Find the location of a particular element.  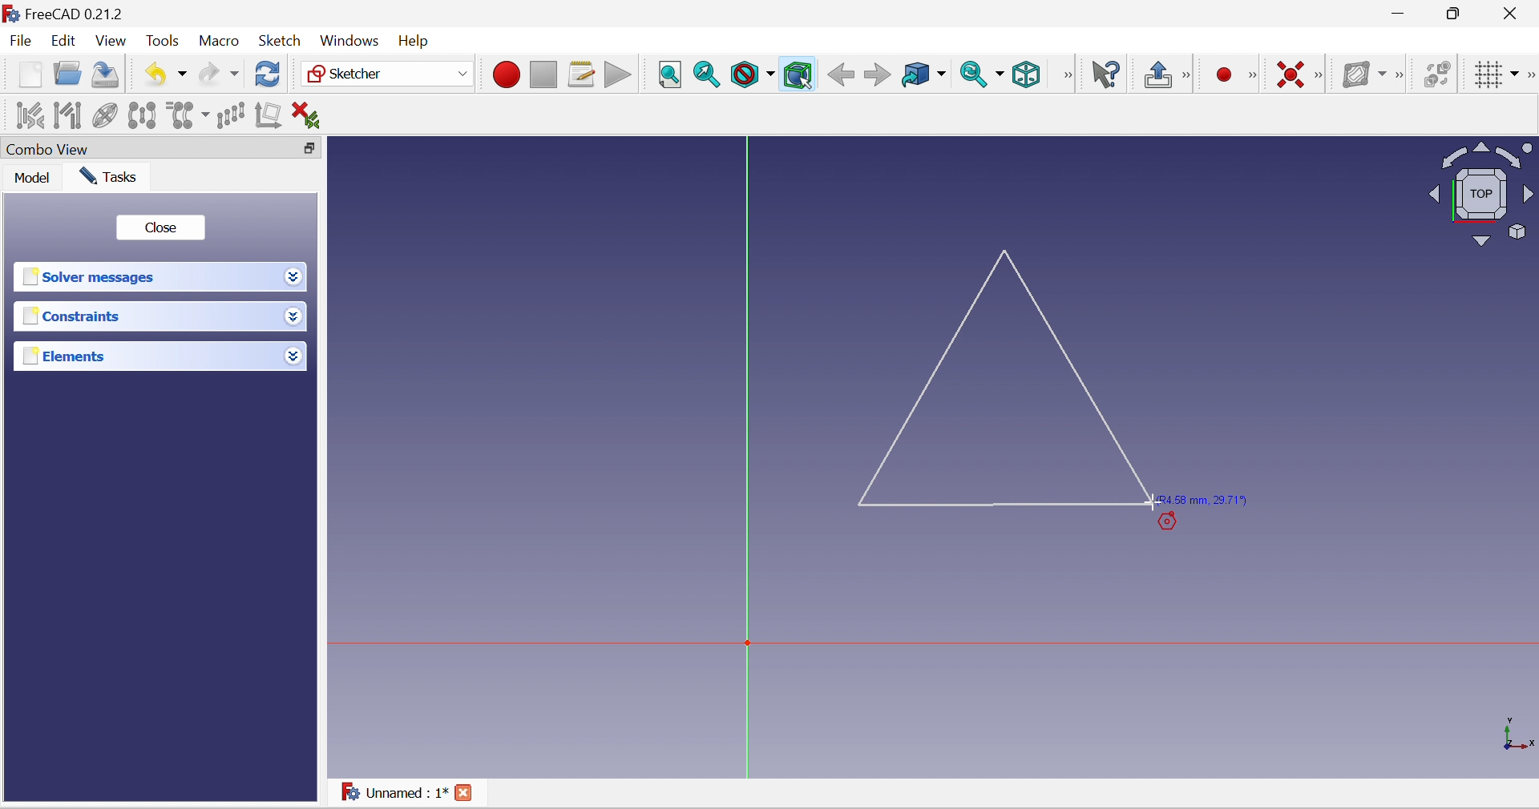

FreeCAD 0.21.2 is located at coordinates (64, 13).